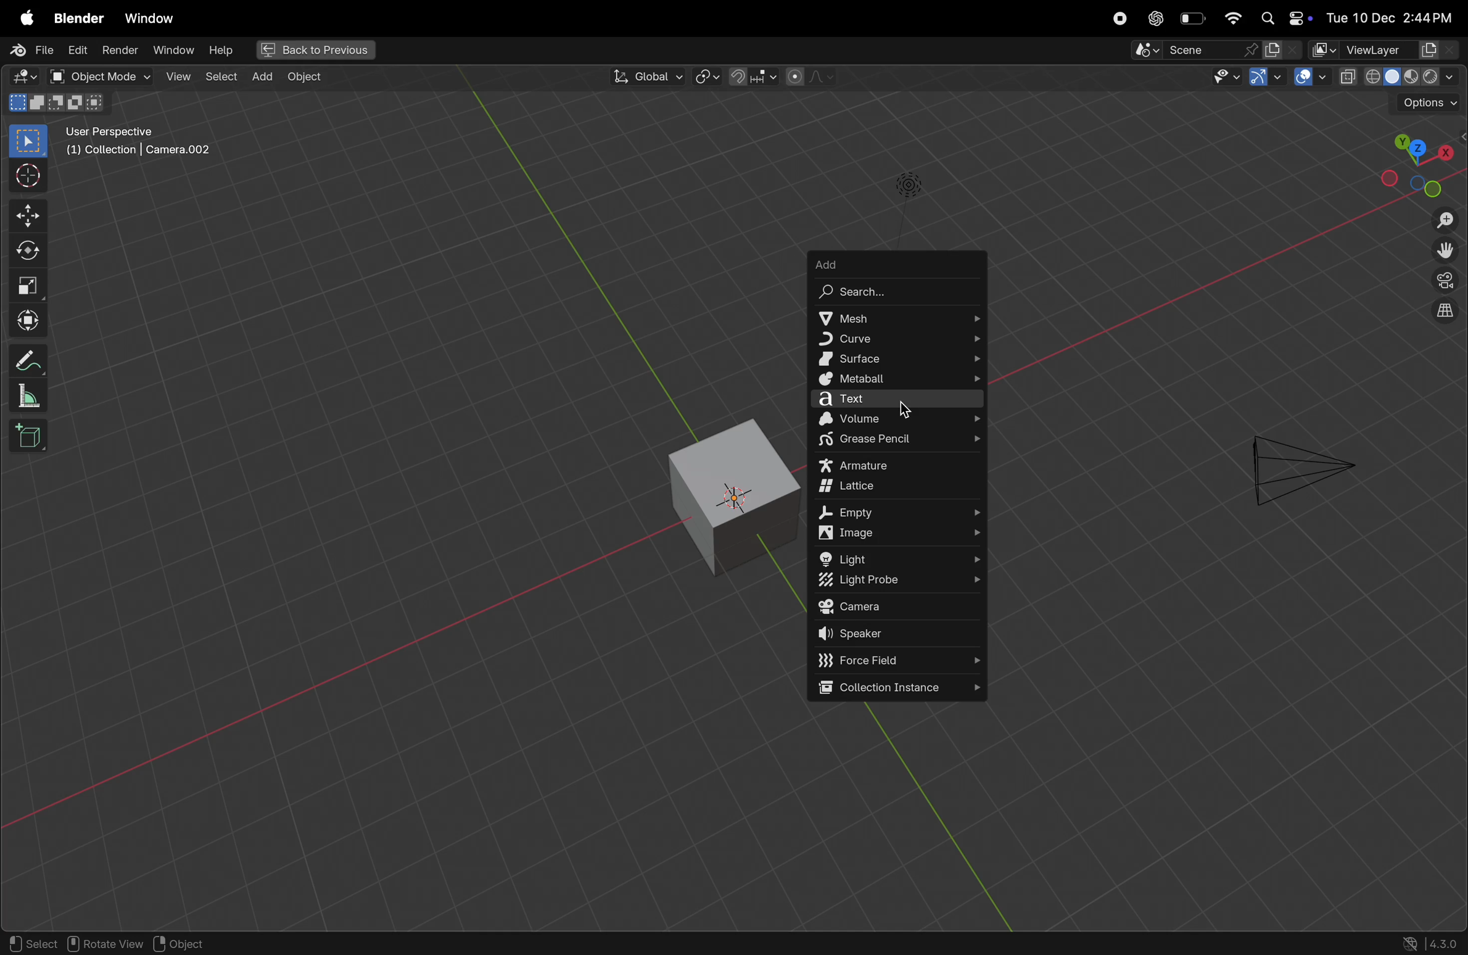 Image resolution: width=1468 pixels, height=955 pixels. I want to click on help, so click(227, 49).